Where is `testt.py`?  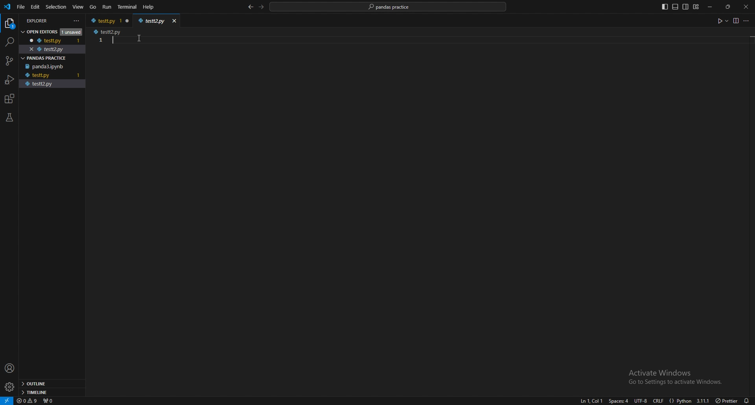 testt.py is located at coordinates (104, 20).